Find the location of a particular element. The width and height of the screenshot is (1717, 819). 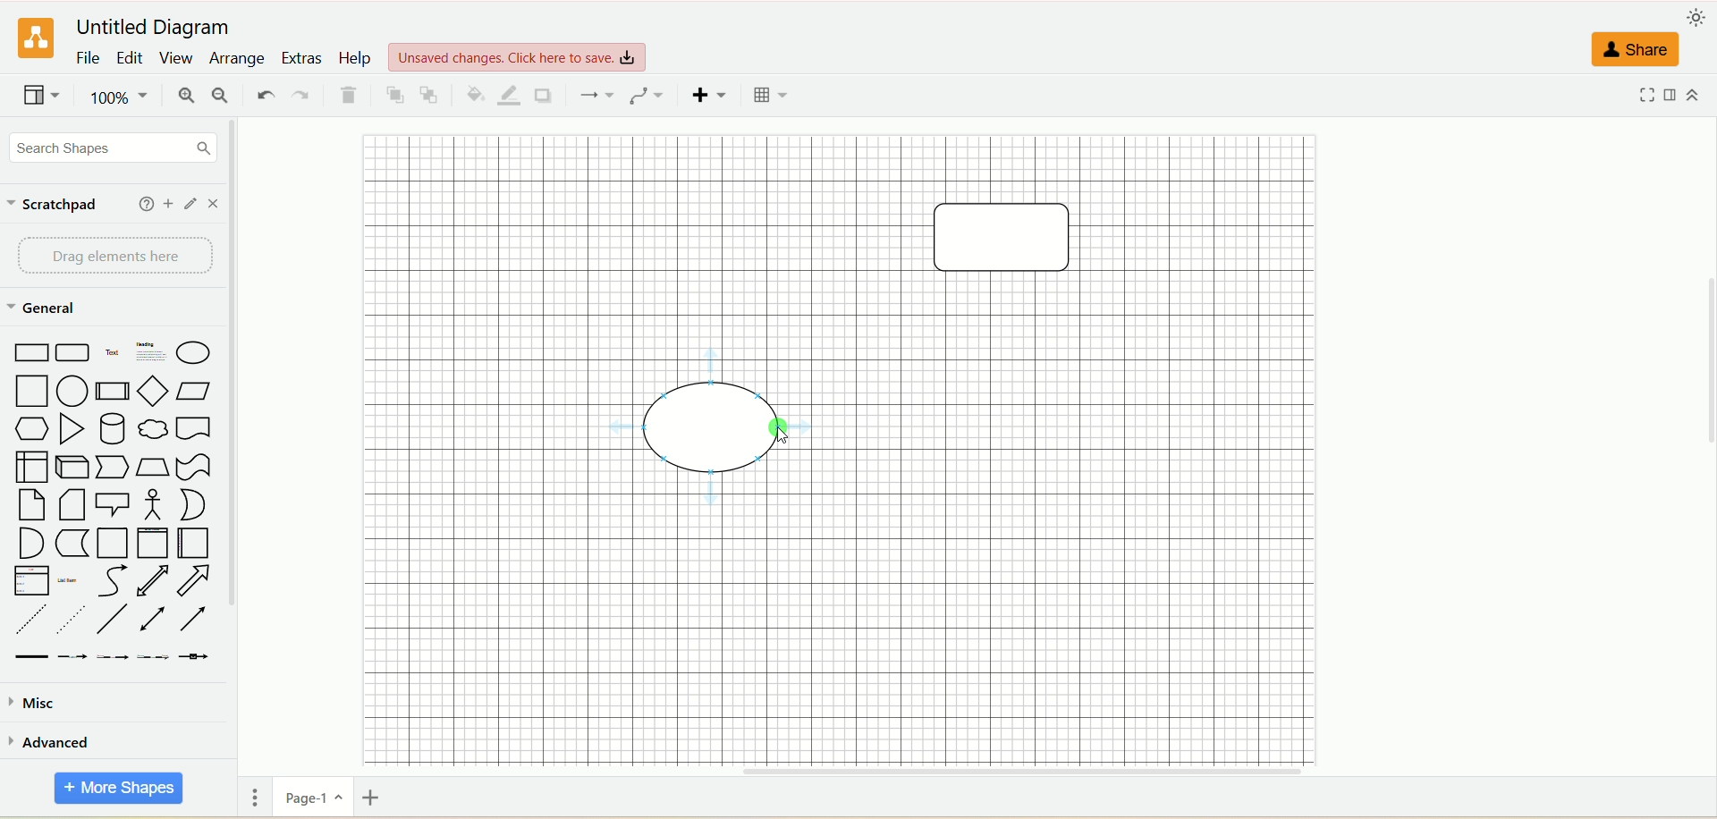

title is located at coordinates (156, 21).